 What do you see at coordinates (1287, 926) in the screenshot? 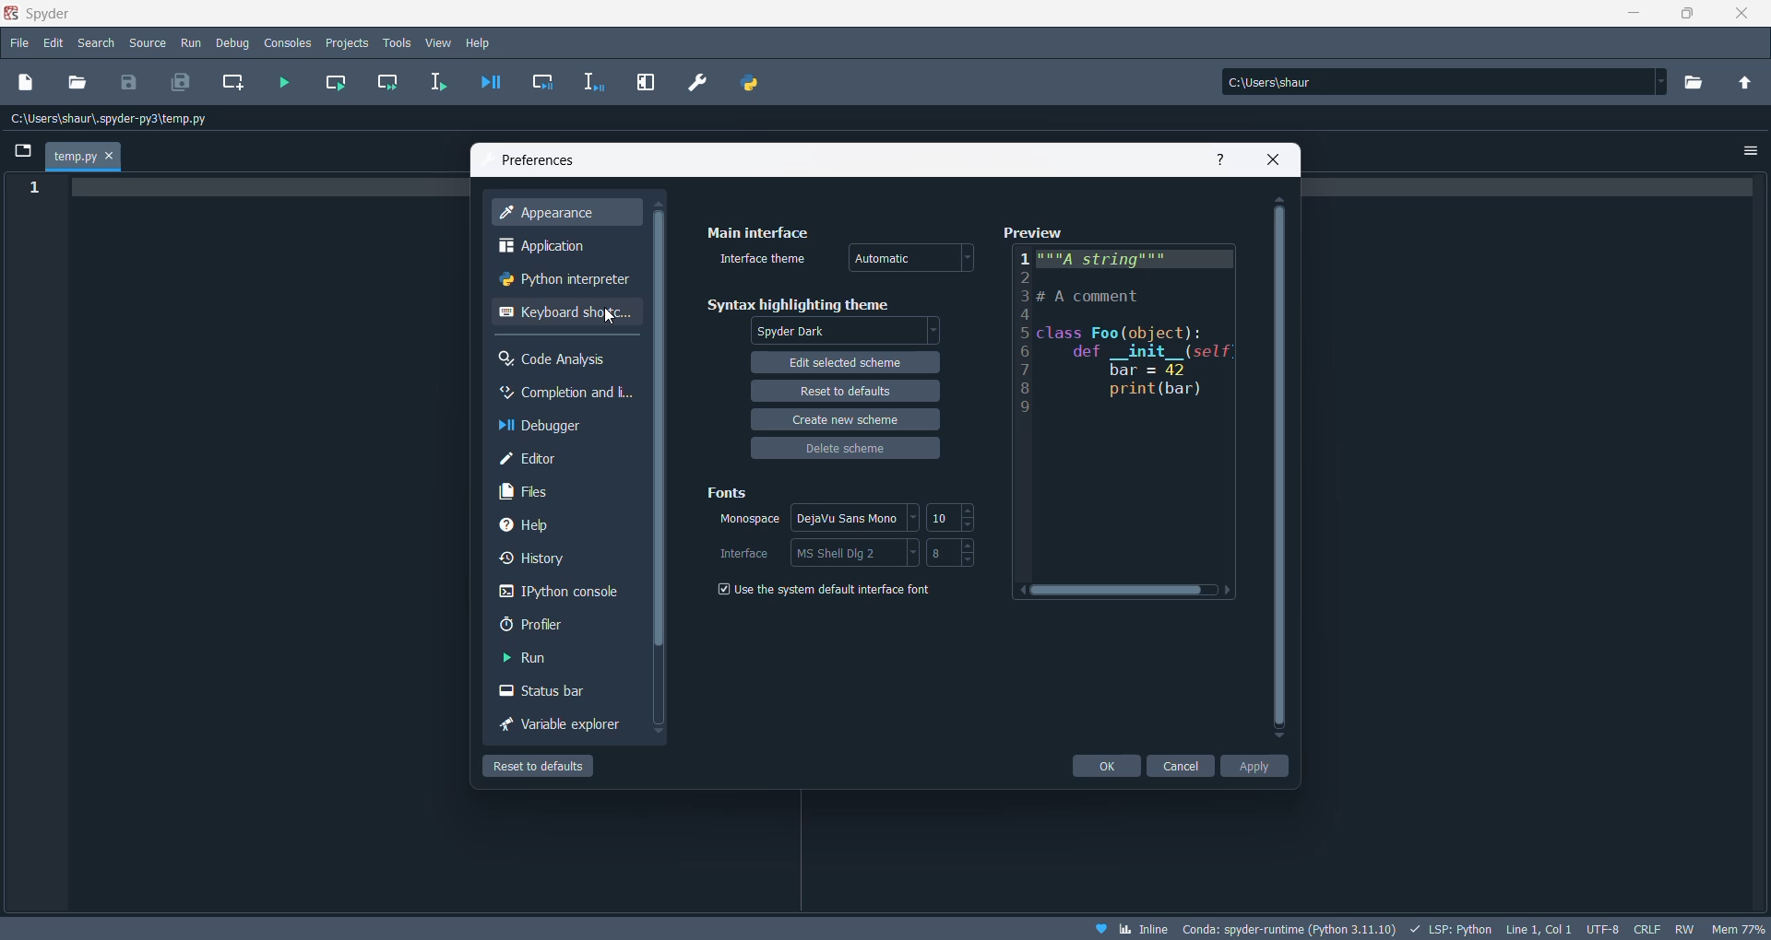
I see `spider version` at bounding box center [1287, 926].